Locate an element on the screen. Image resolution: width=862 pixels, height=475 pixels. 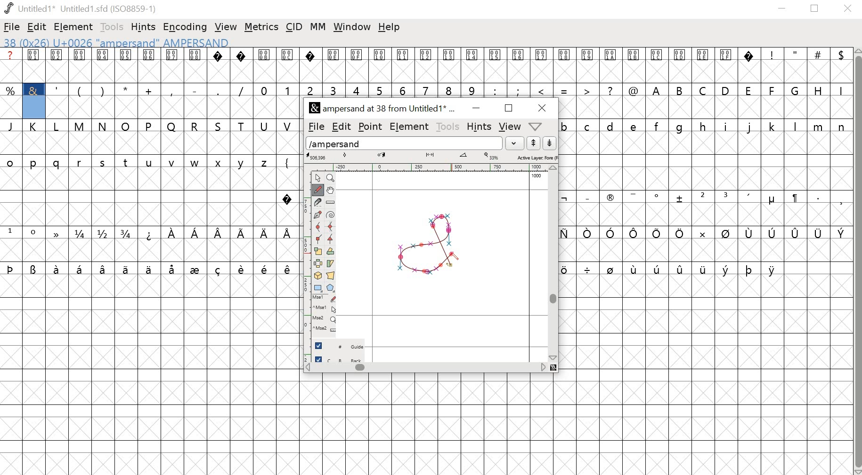
< is located at coordinates (543, 90).